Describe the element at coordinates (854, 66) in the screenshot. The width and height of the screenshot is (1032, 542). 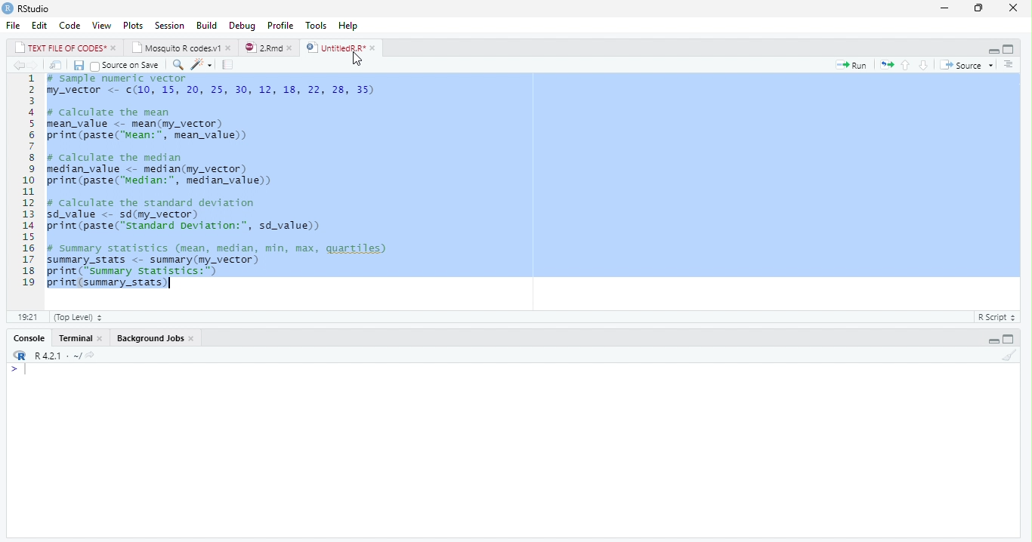
I see `run current file` at that location.